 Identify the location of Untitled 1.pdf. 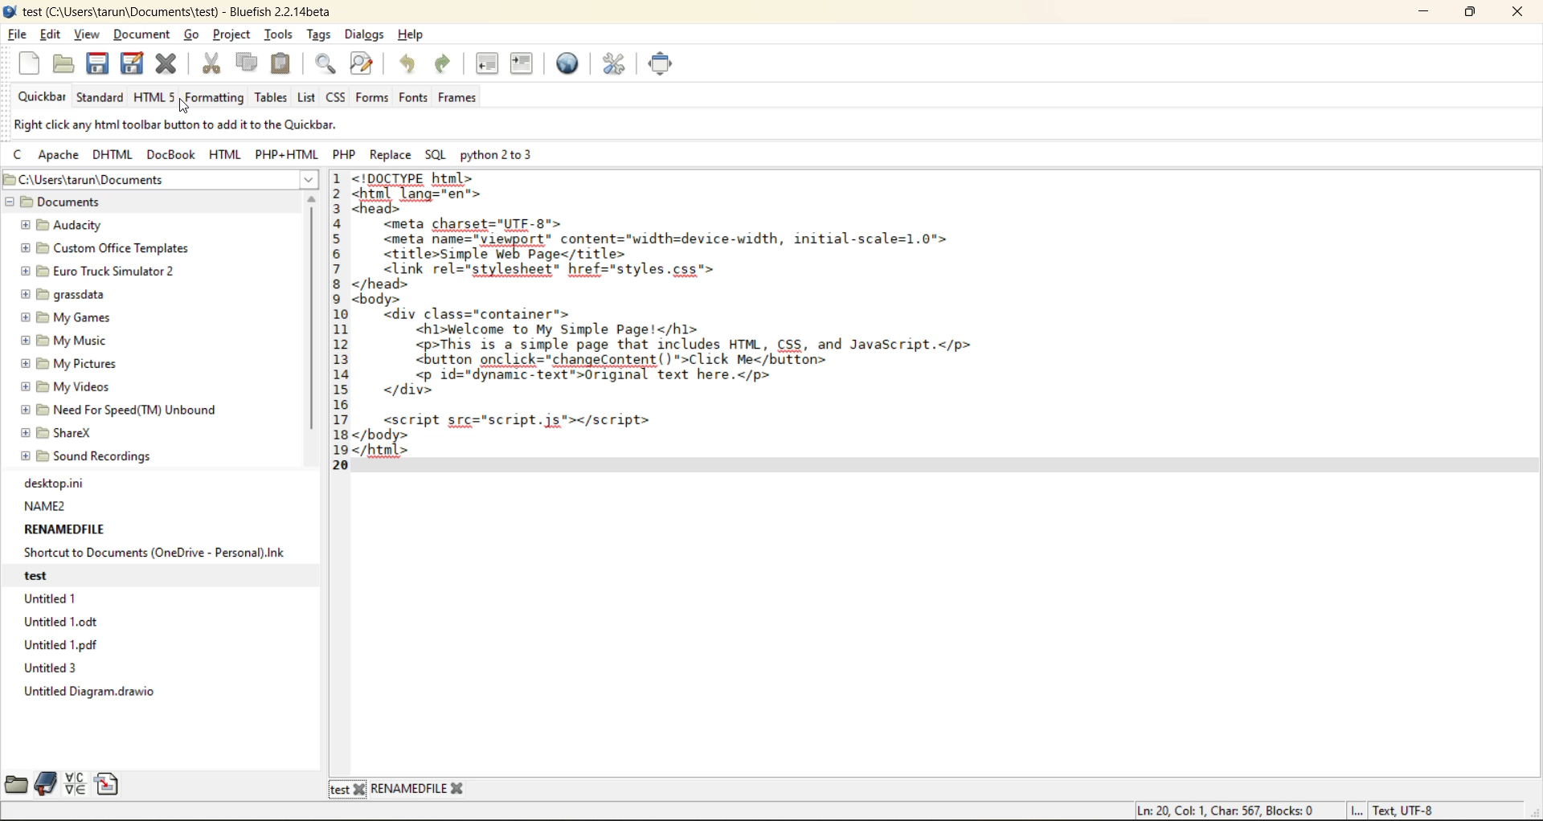
(56, 647).